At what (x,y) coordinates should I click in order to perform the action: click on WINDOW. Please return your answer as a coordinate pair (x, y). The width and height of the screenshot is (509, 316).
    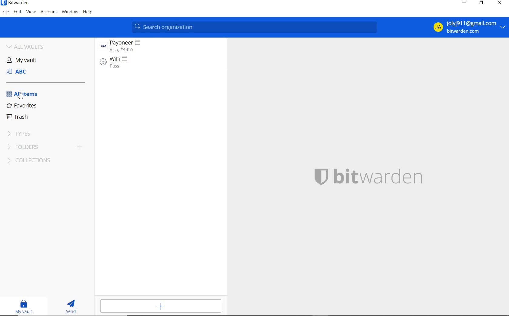
    Looking at the image, I should click on (70, 12).